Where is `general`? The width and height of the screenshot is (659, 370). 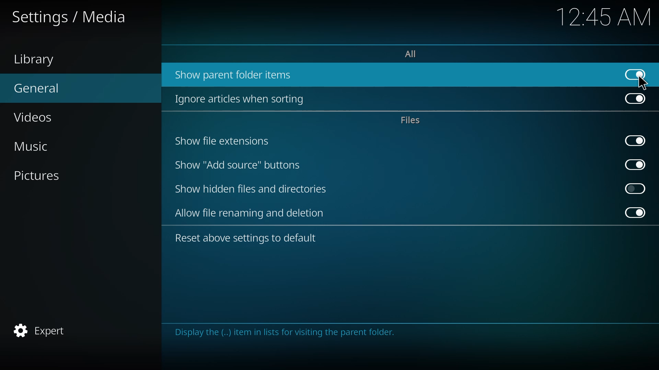
general is located at coordinates (41, 87).